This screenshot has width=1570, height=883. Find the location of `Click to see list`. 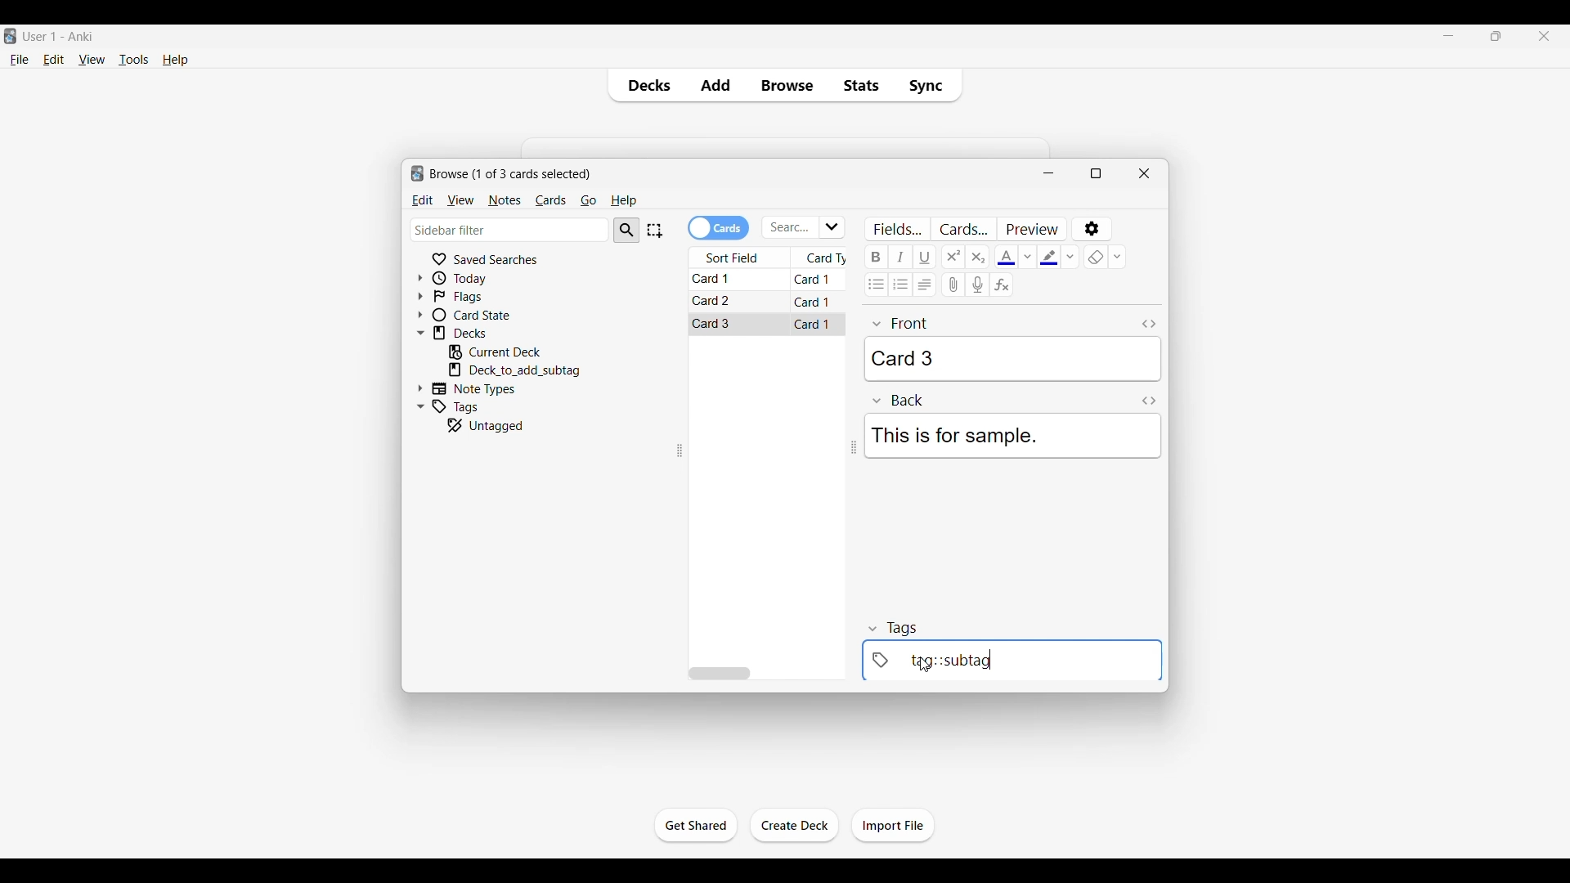

Click to see list is located at coordinates (833, 227).